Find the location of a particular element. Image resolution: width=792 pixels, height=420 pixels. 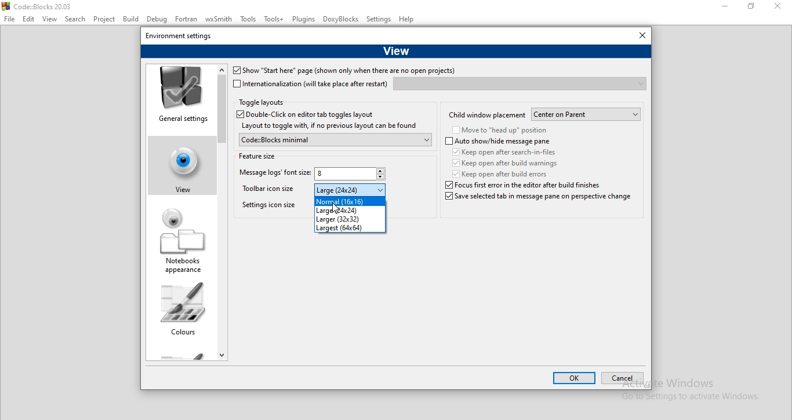

Edit is located at coordinates (28, 19).